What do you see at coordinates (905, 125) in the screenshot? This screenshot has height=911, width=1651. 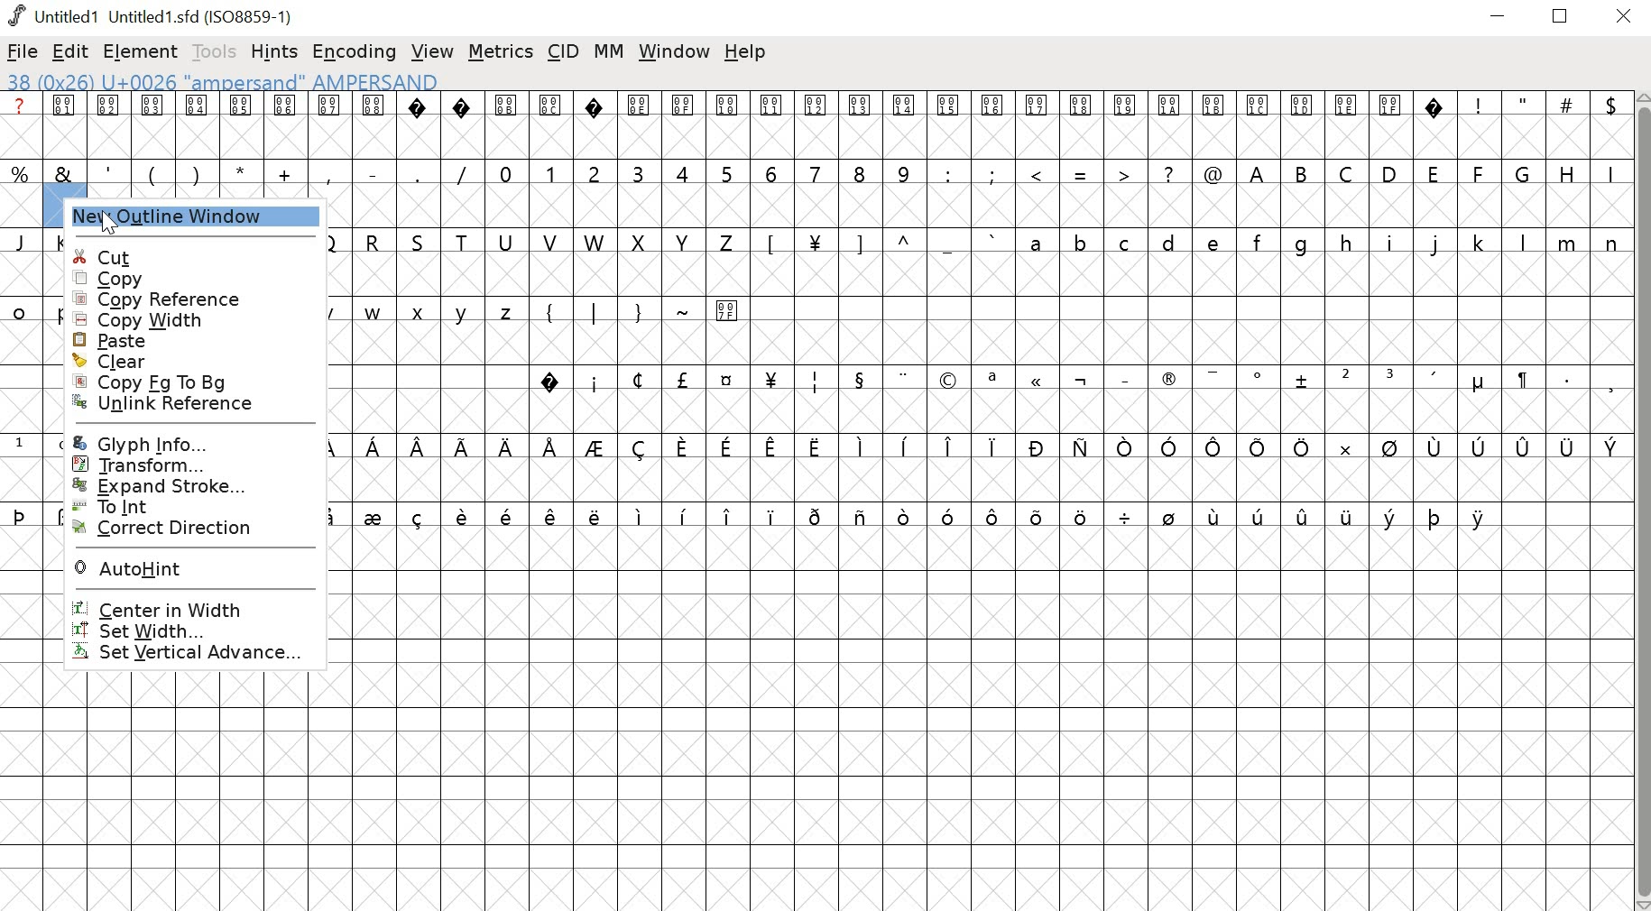 I see `0014` at bounding box center [905, 125].